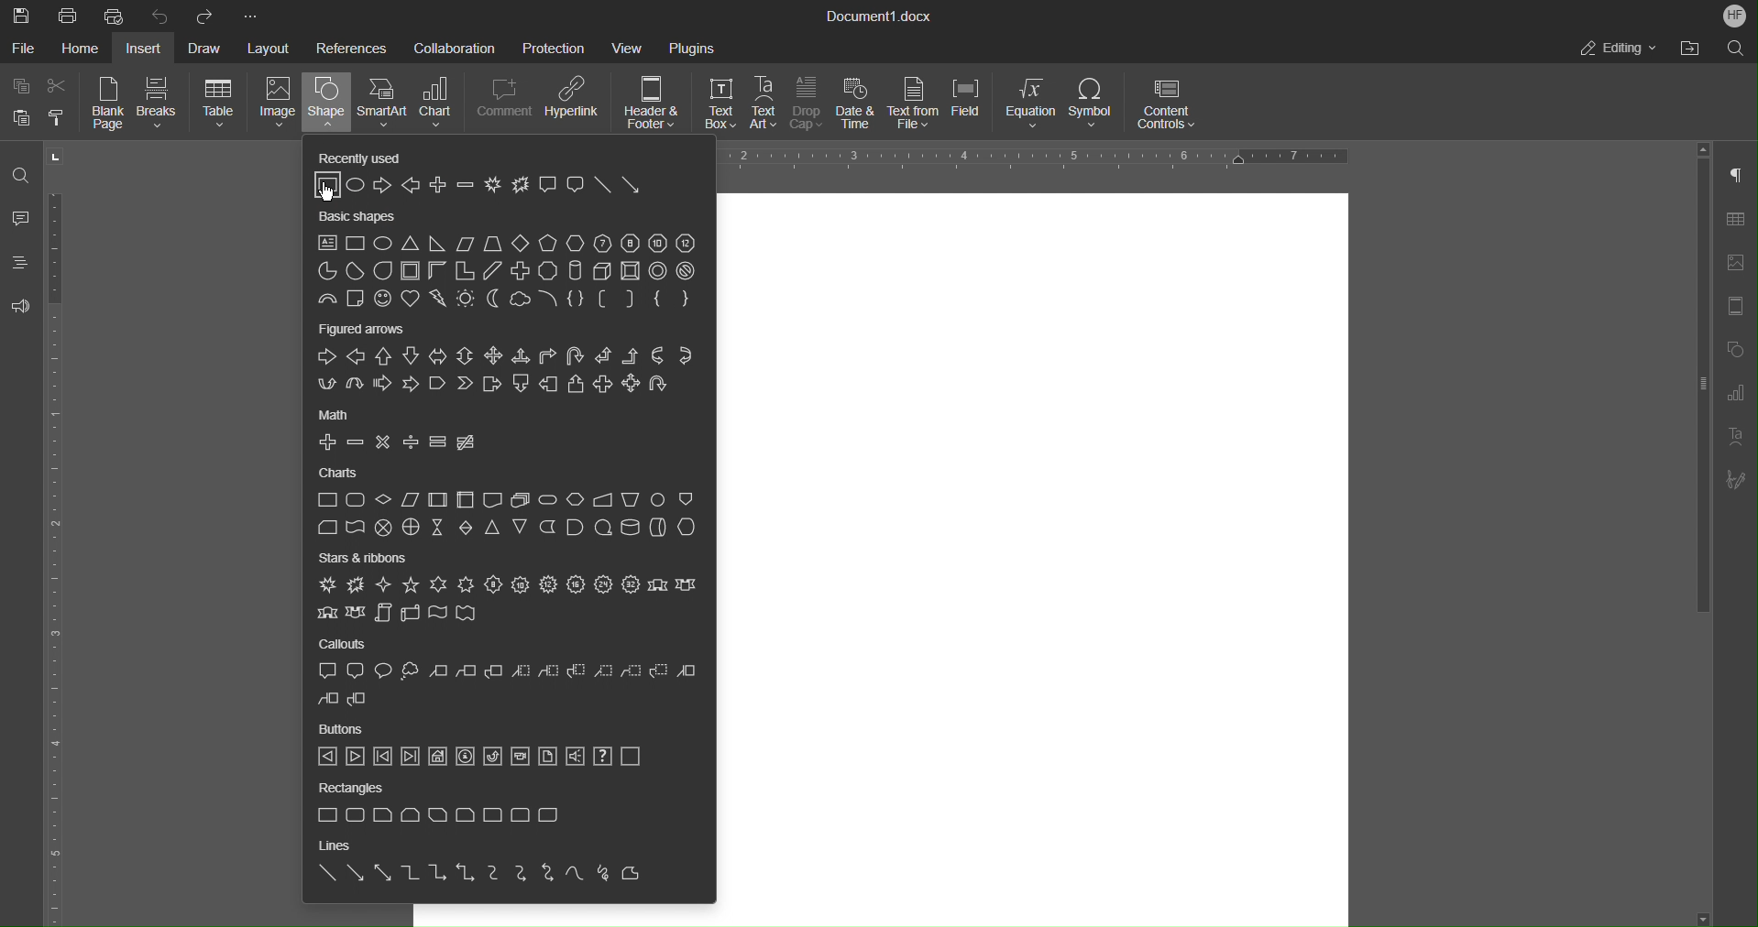  What do you see at coordinates (209, 47) in the screenshot?
I see `Draw` at bounding box center [209, 47].